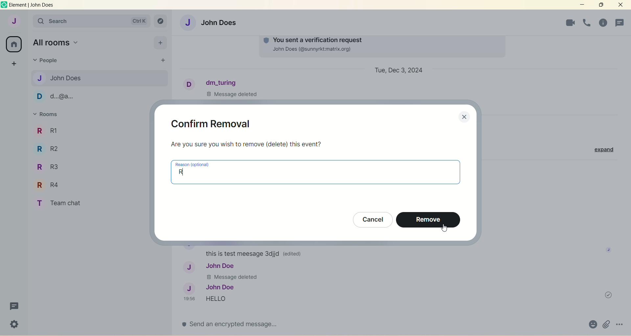 Image resolution: width=631 pixels, height=336 pixels. Describe the element at coordinates (619, 6) in the screenshot. I see `close` at that location.